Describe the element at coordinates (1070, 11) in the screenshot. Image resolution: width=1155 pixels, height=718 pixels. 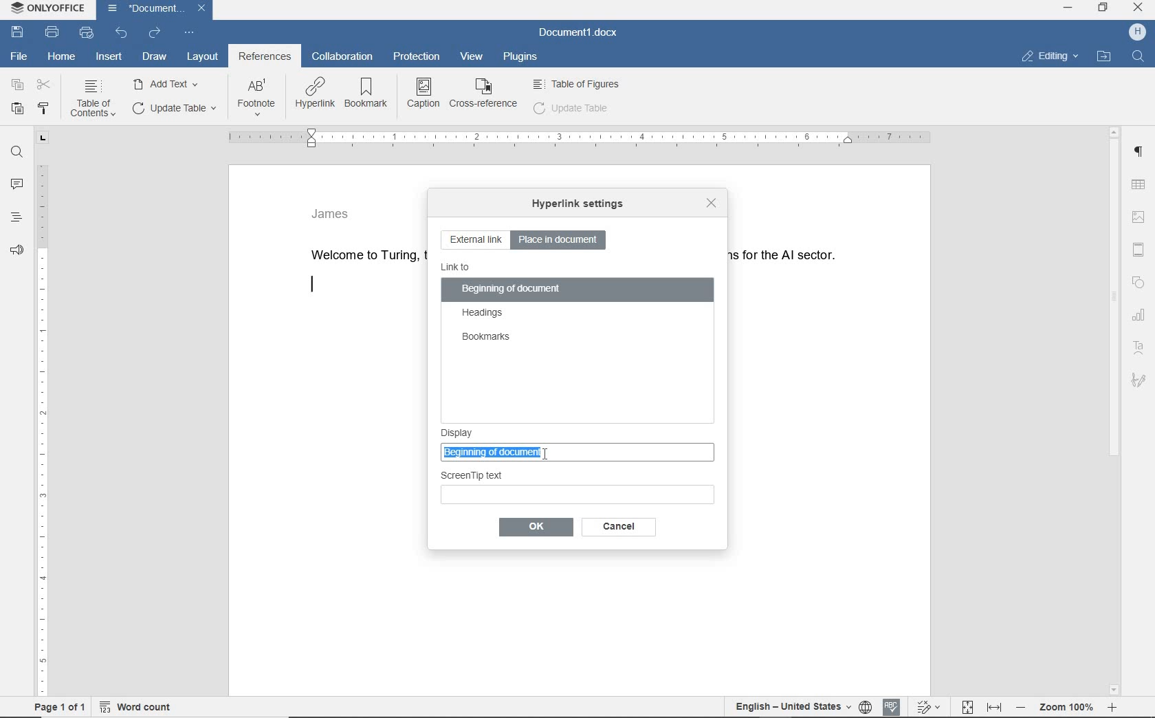
I see `Minimize` at that location.